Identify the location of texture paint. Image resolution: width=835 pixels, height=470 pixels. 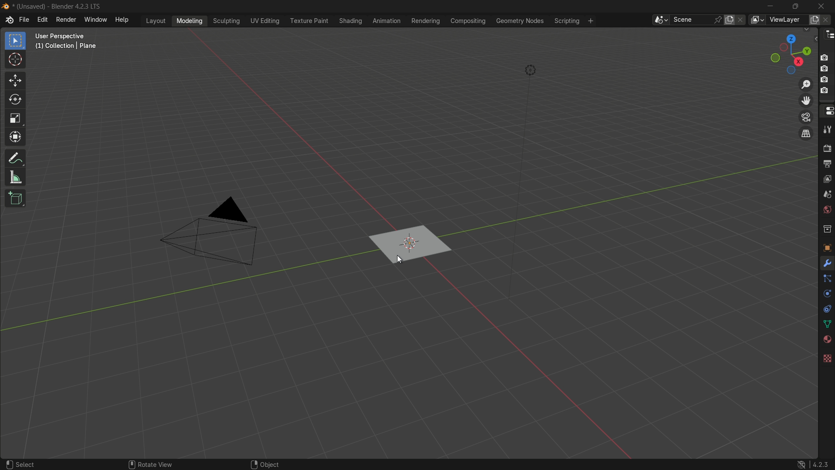
(309, 21).